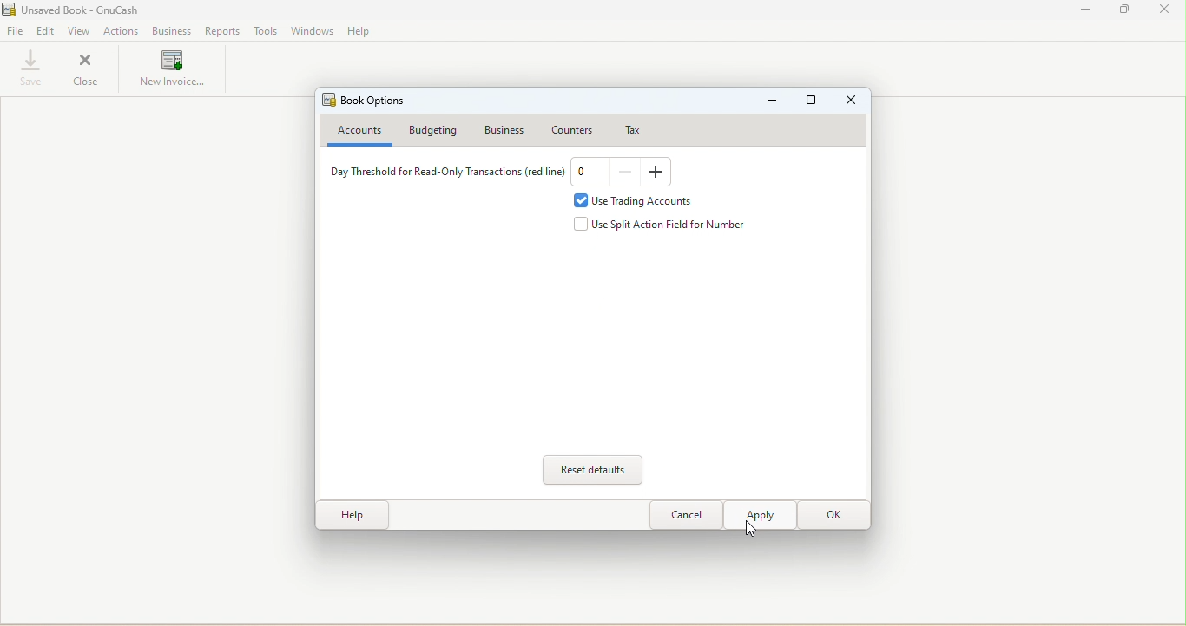 This screenshot has width=1186, height=626. What do you see at coordinates (122, 31) in the screenshot?
I see `Actions` at bounding box center [122, 31].